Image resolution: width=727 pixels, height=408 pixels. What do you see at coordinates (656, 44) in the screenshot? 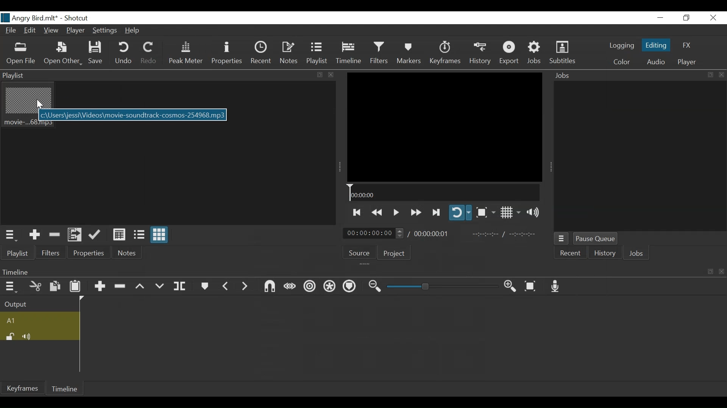
I see `Editing` at bounding box center [656, 44].